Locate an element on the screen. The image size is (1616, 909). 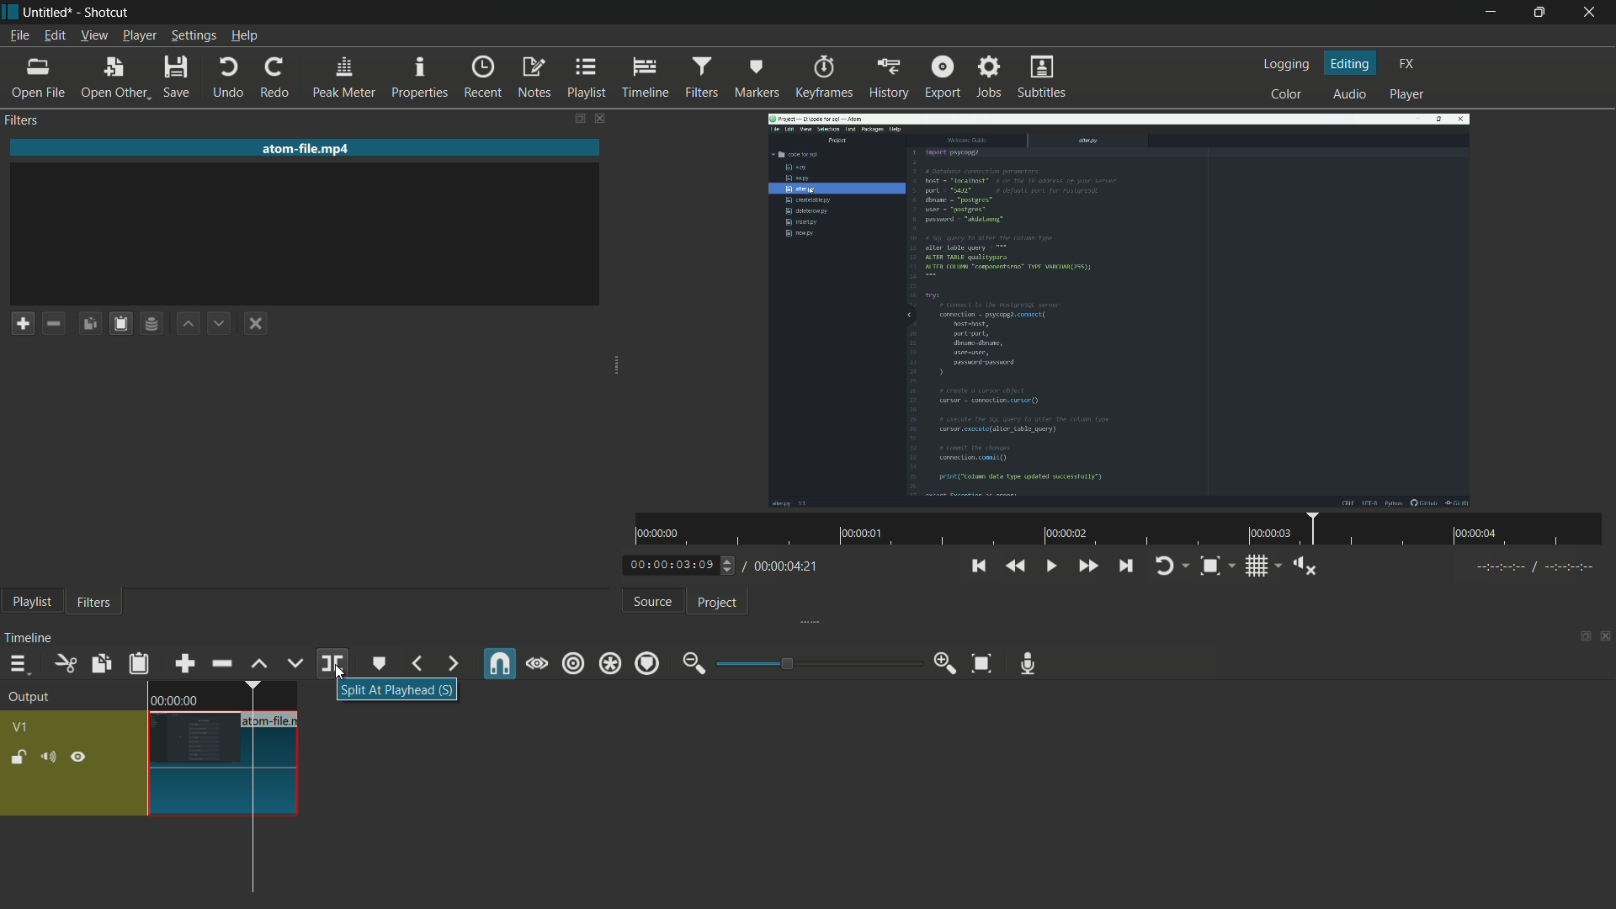
shoe volume control is located at coordinates (1306, 566).